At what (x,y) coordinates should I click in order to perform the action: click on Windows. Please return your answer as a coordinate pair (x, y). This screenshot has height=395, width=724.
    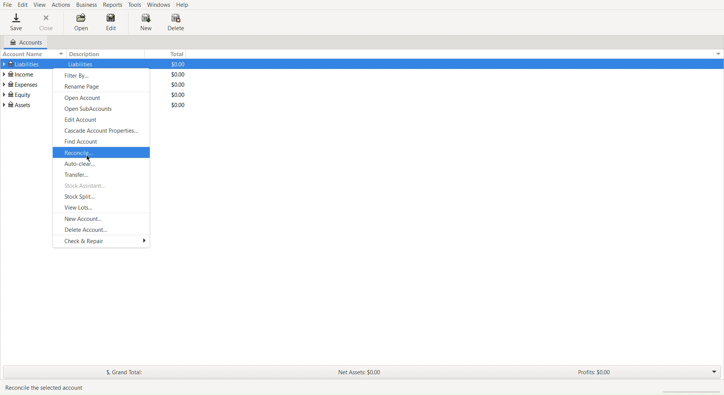
    Looking at the image, I should click on (160, 5).